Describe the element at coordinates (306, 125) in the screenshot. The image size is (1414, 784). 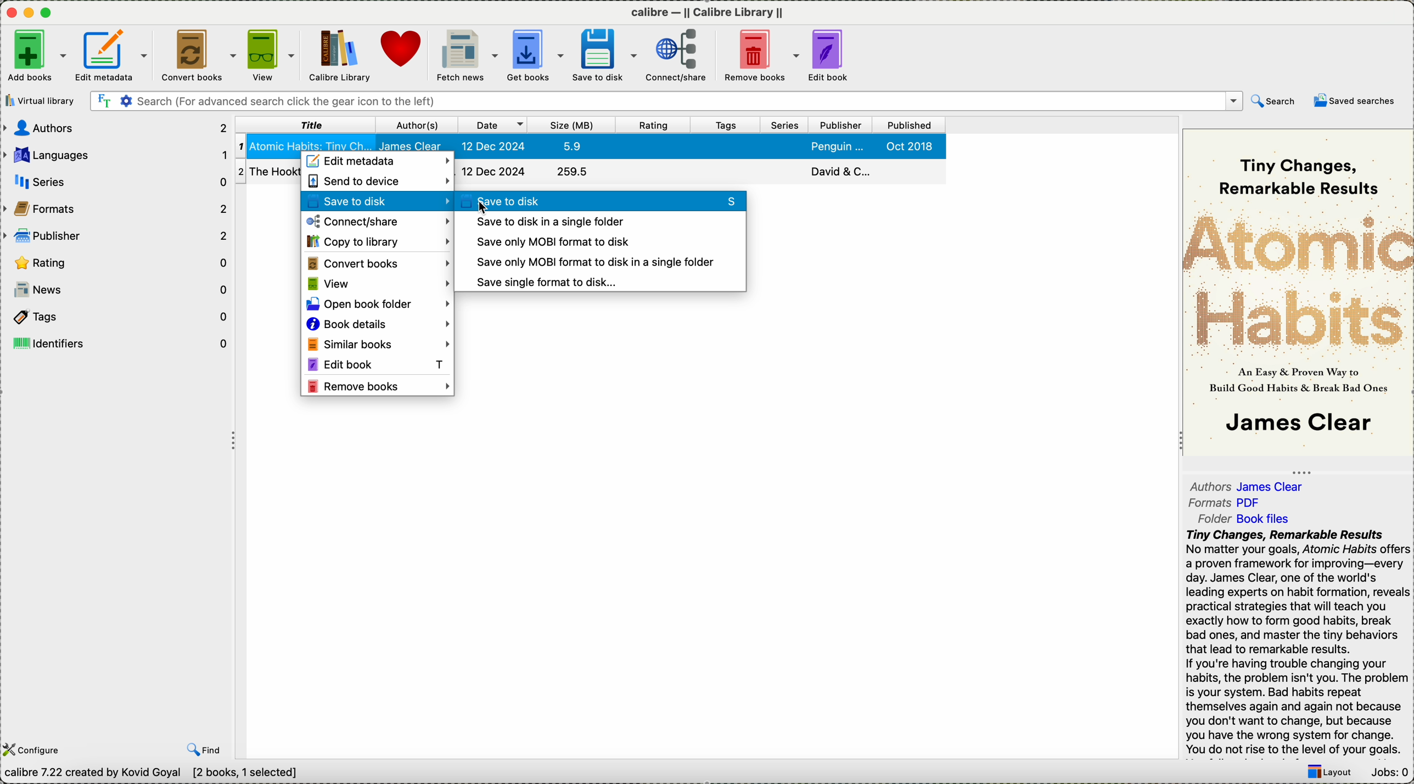
I see `title` at that location.